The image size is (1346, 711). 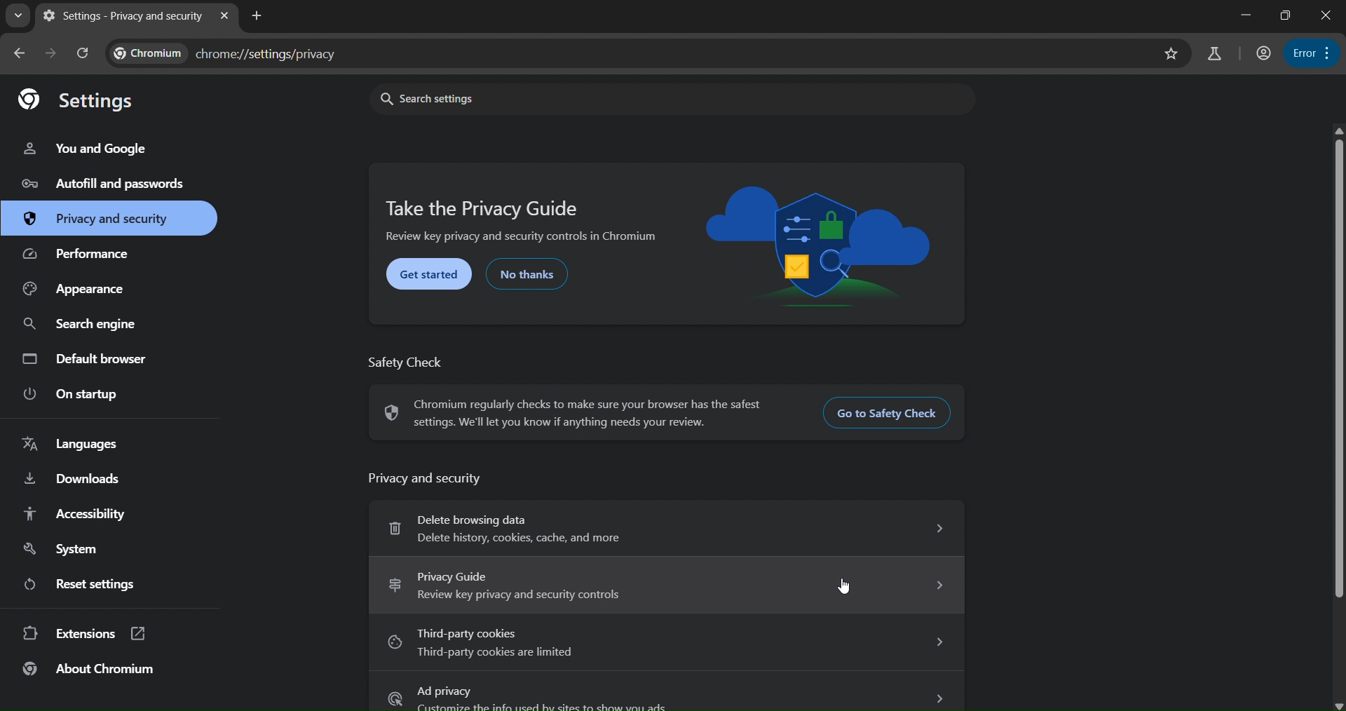 I want to click on search engine, so click(x=83, y=327).